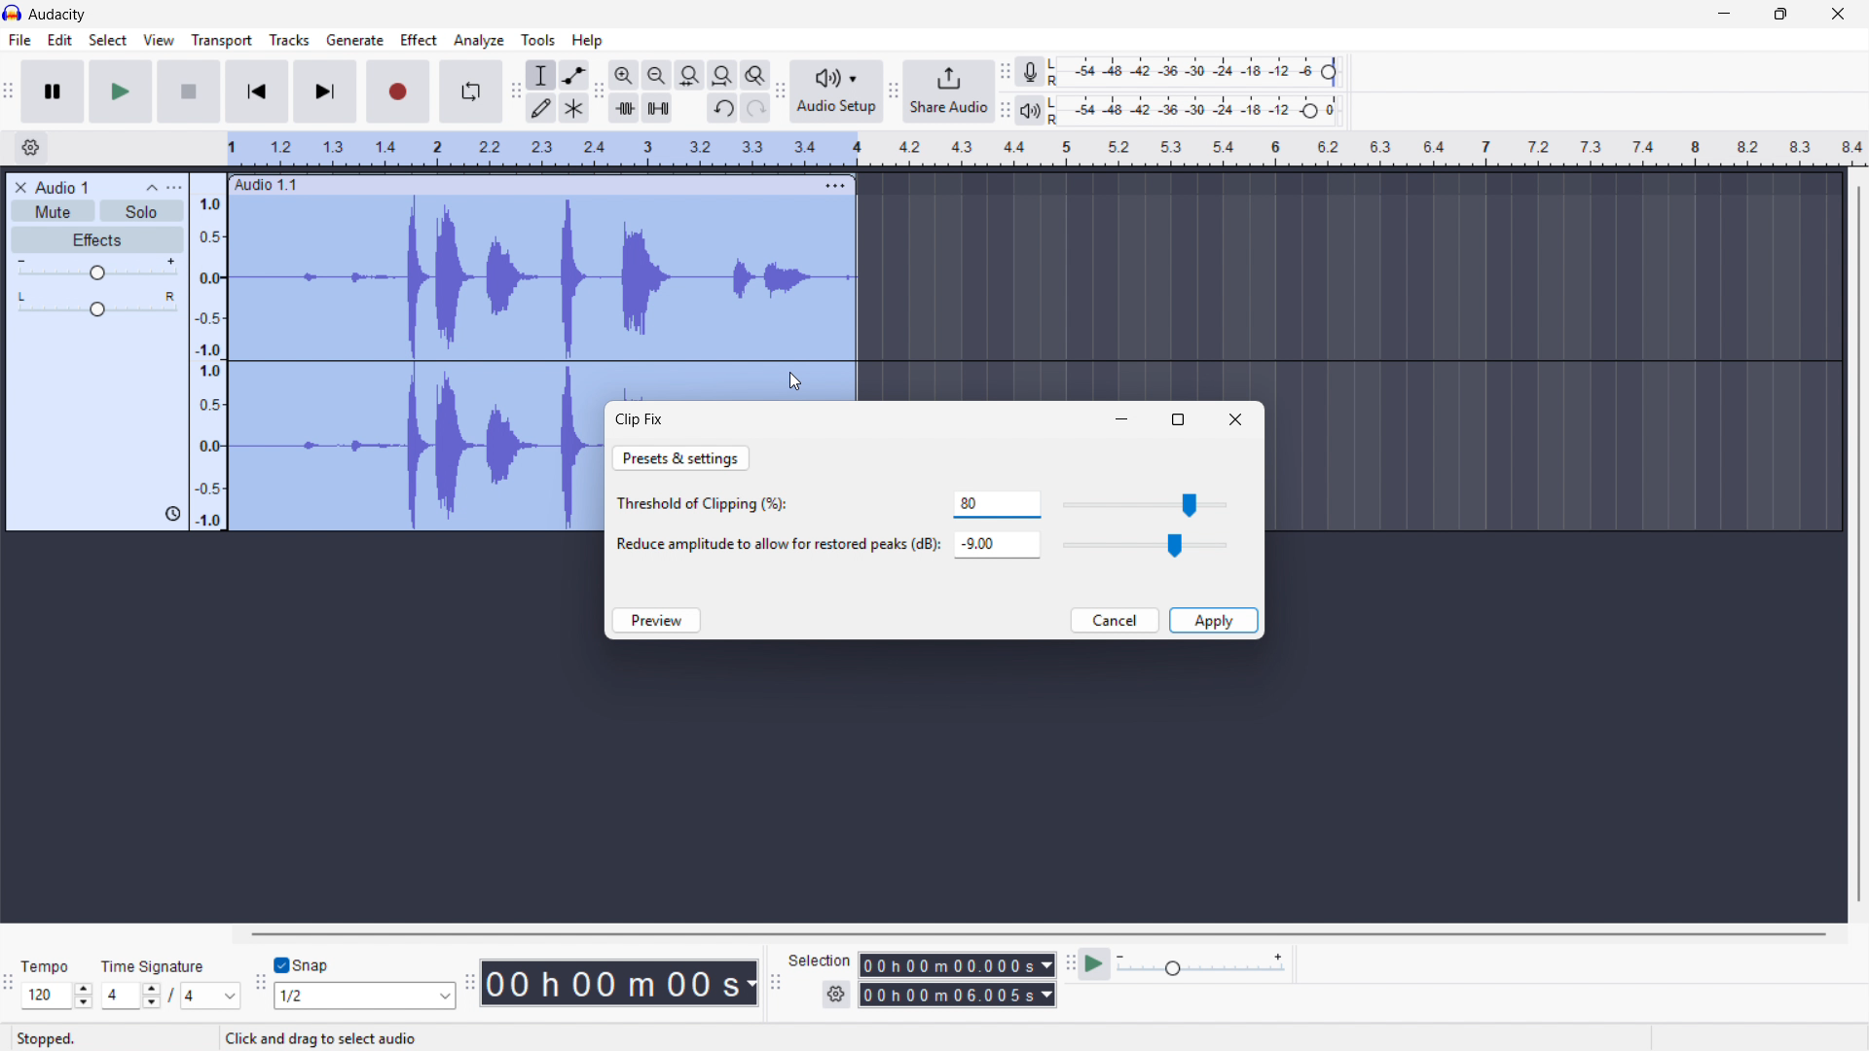  I want to click on Share audio, so click(948, 91).